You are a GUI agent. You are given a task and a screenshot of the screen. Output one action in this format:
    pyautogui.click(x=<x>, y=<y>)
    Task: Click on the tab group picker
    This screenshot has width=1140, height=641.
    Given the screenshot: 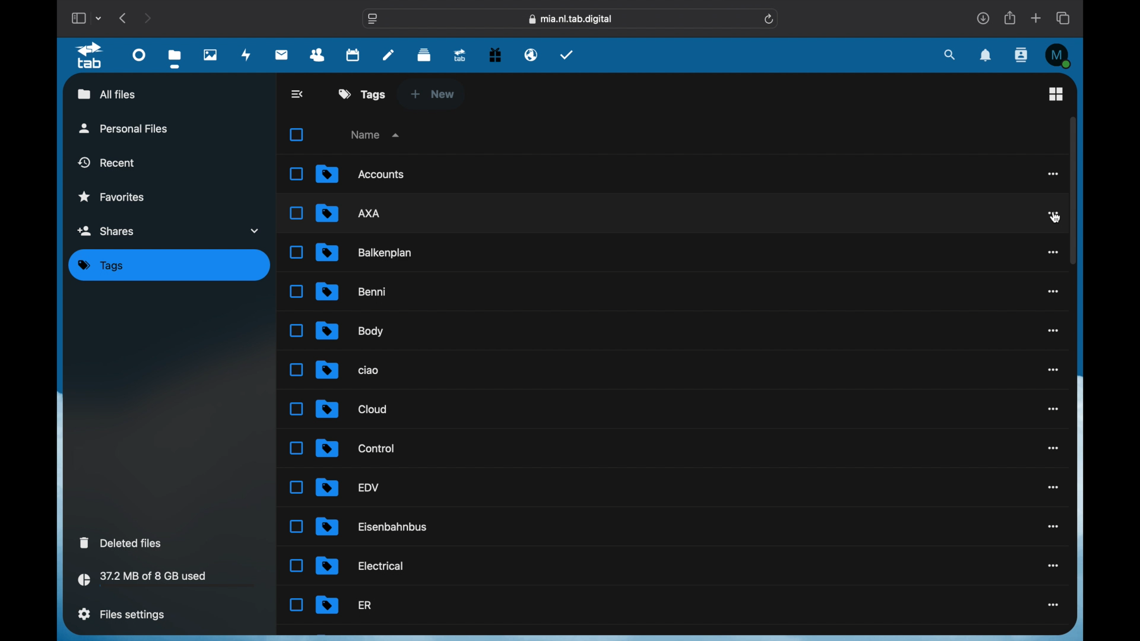 What is the action you would take?
    pyautogui.click(x=99, y=18)
    